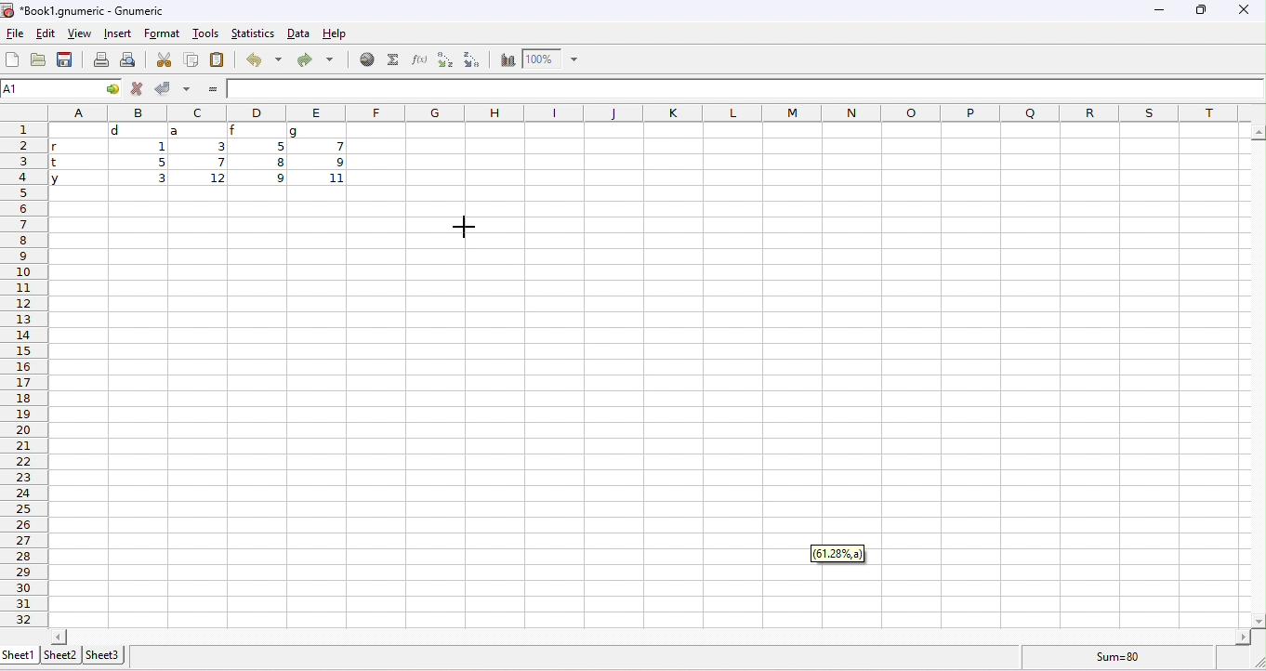  What do you see at coordinates (1114, 657) in the screenshot?
I see `formula` at bounding box center [1114, 657].